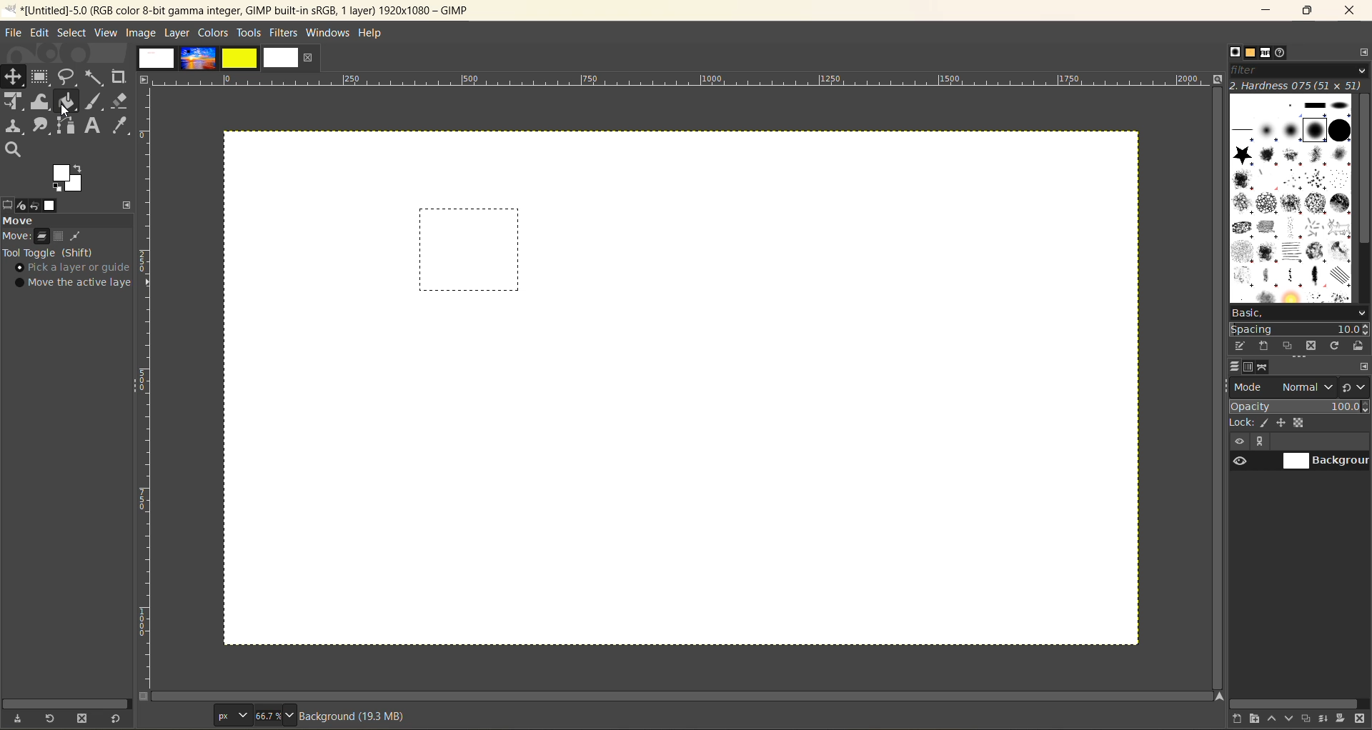  I want to click on close, so click(309, 59).